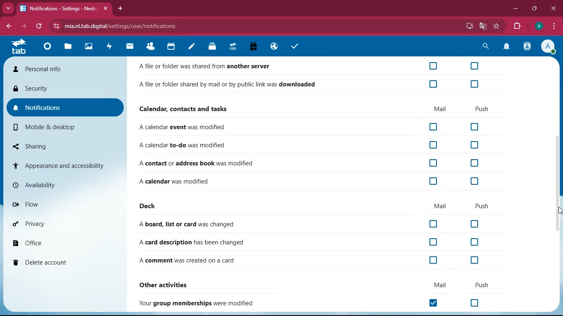 This screenshot has width=563, height=316. I want to click on tasks, so click(293, 46).